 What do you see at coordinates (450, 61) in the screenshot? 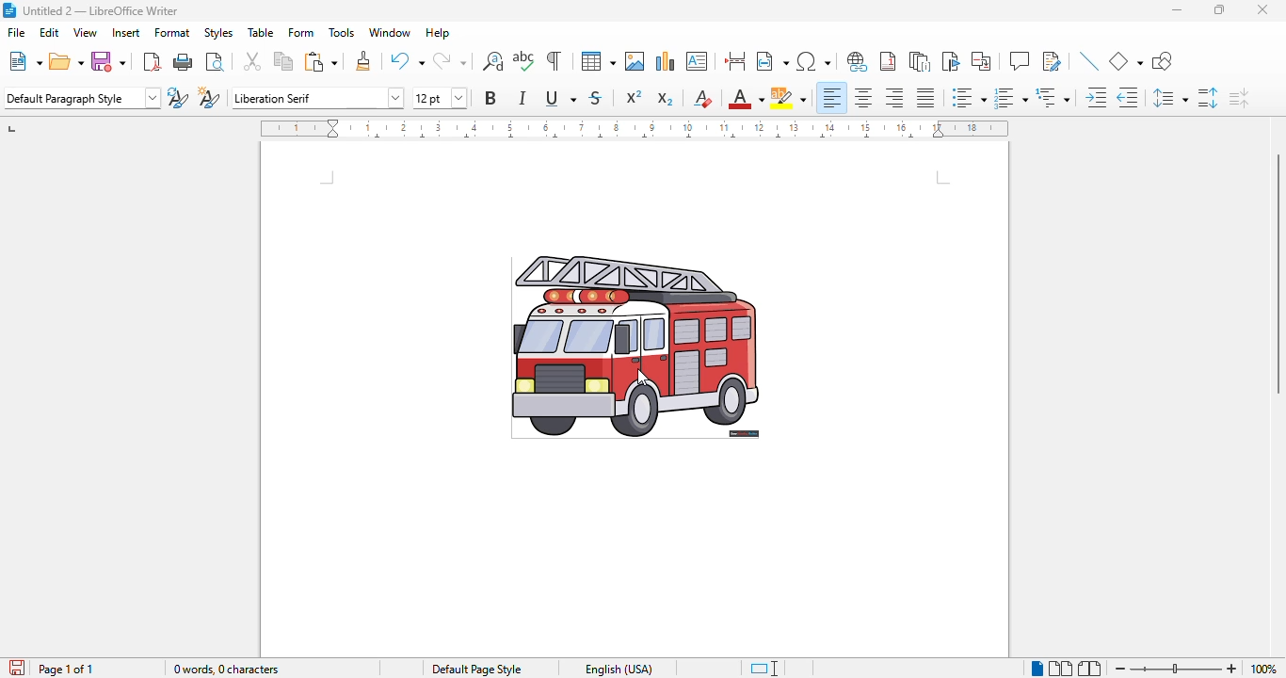
I see `redo` at bounding box center [450, 61].